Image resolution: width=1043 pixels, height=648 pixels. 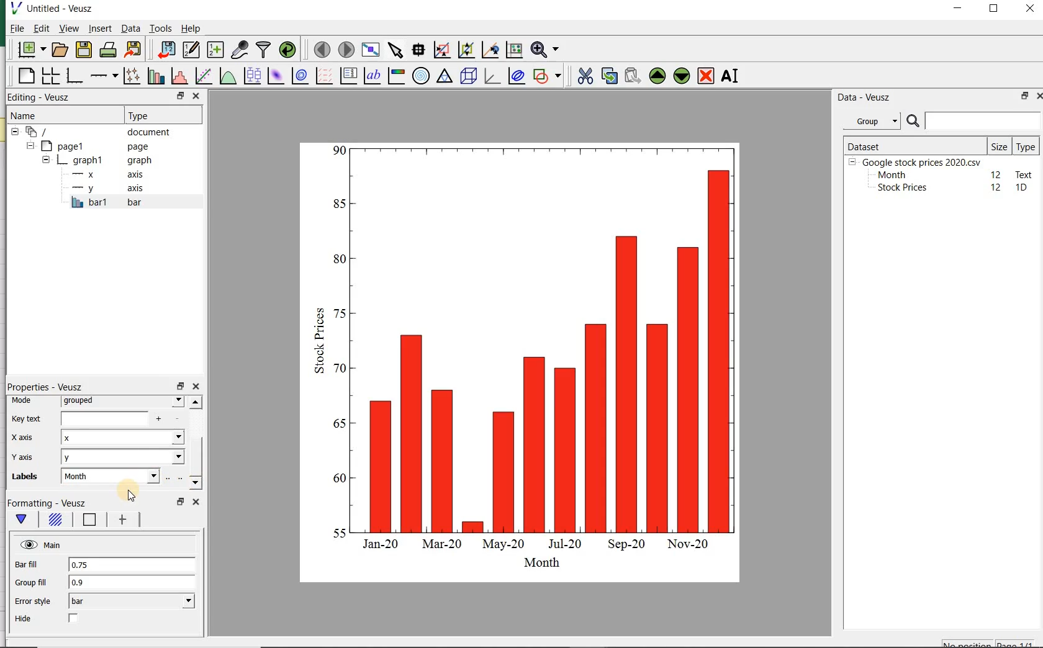 I want to click on Bar fill, so click(x=27, y=565).